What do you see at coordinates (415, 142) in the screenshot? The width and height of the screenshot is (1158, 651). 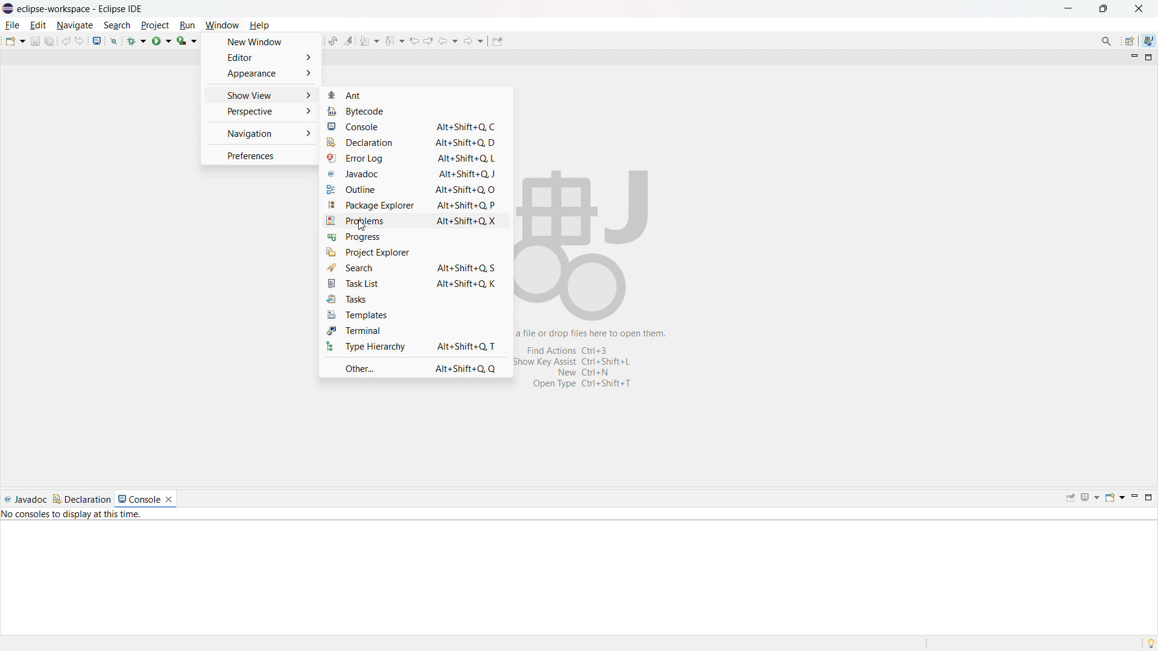 I see `declaration` at bounding box center [415, 142].